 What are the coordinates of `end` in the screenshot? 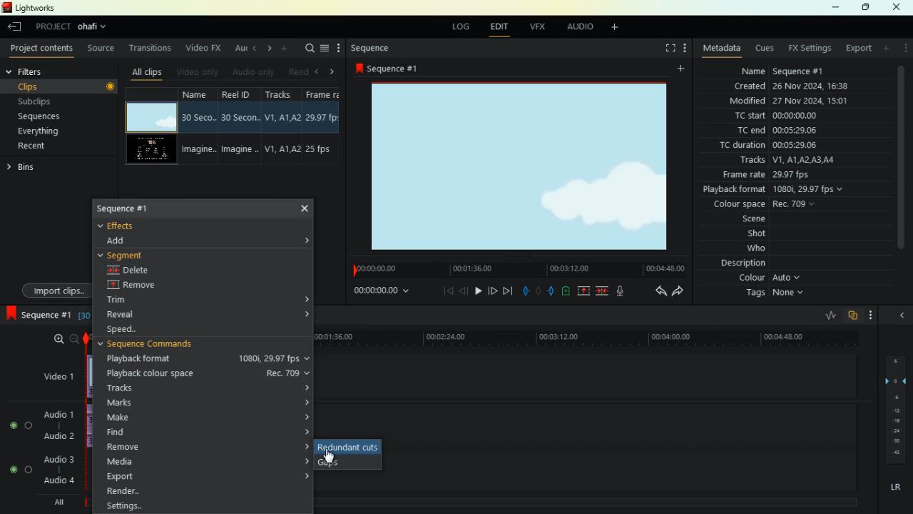 It's located at (508, 290).